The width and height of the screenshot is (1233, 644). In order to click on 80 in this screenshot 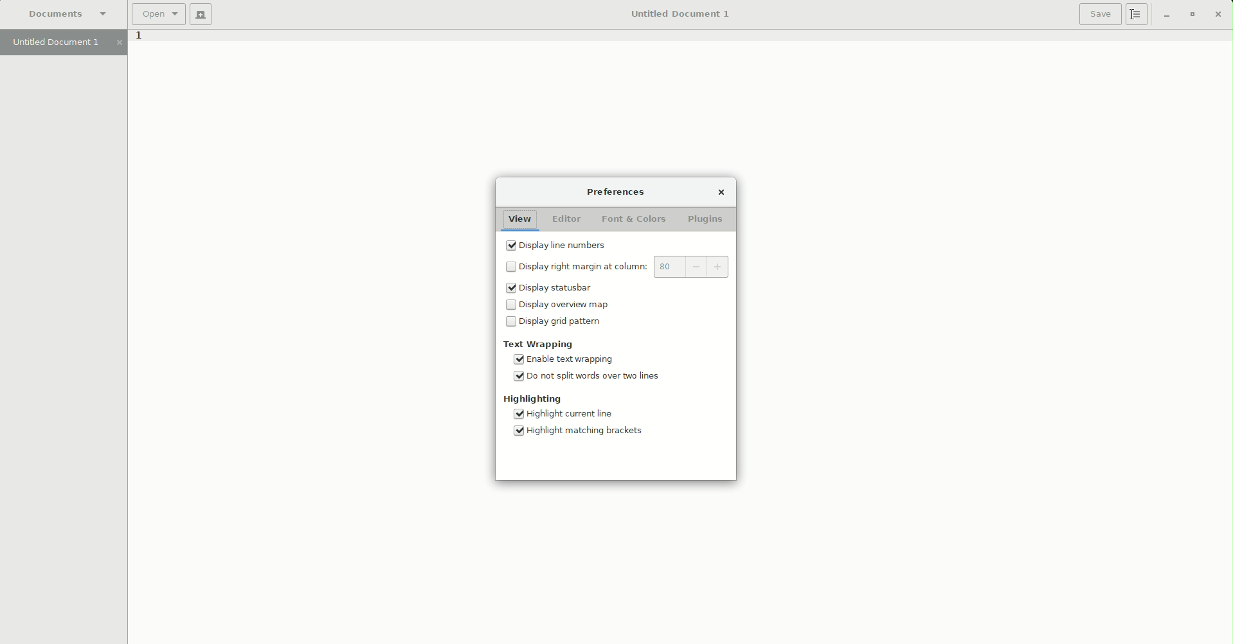, I will do `click(669, 267)`.